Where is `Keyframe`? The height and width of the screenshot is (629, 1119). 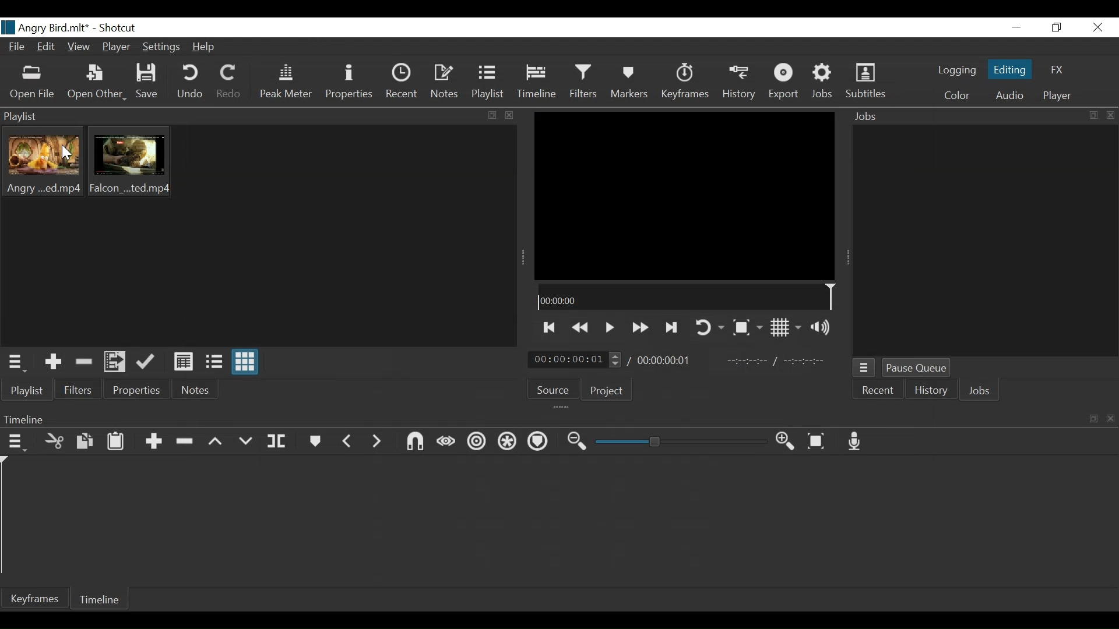
Keyframe is located at coordinates (687, 82).